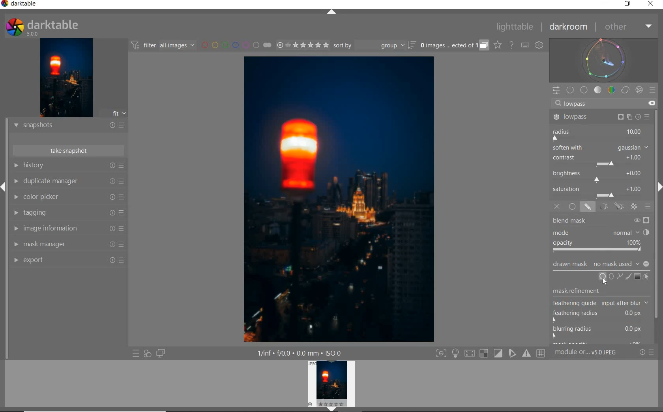  I want to click on Preset and reset, so click(629, 118).